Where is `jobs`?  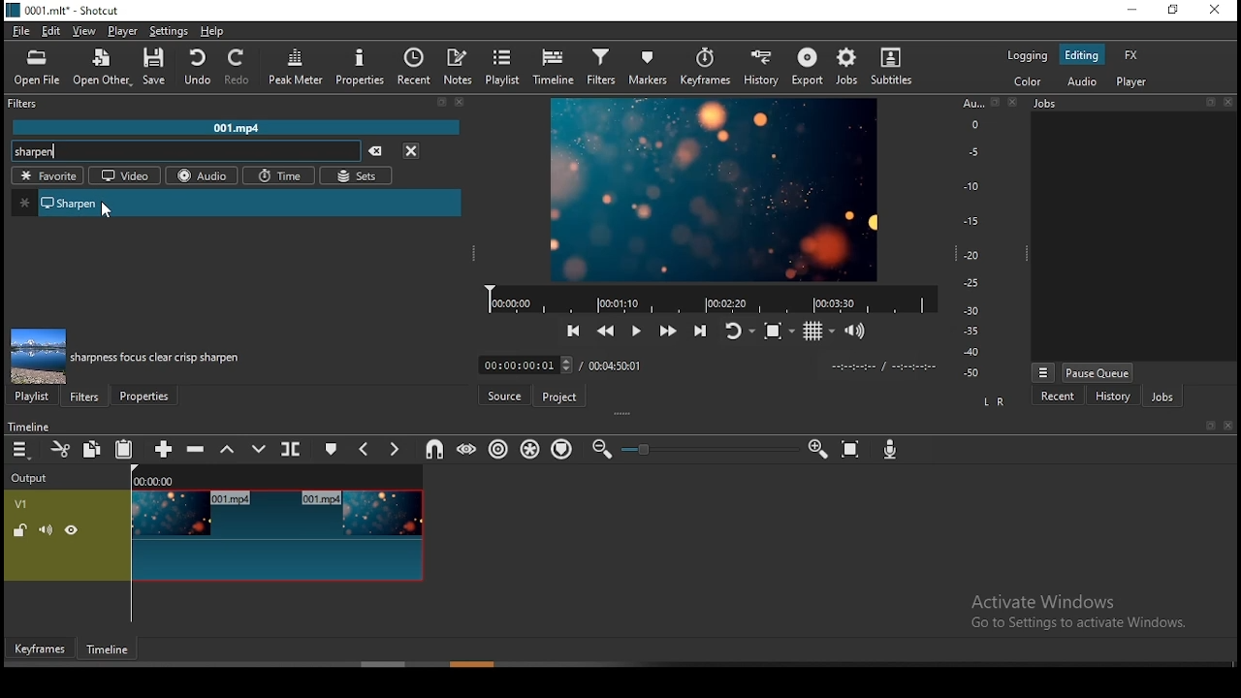
jobs is located at coordinates (1166, 397).